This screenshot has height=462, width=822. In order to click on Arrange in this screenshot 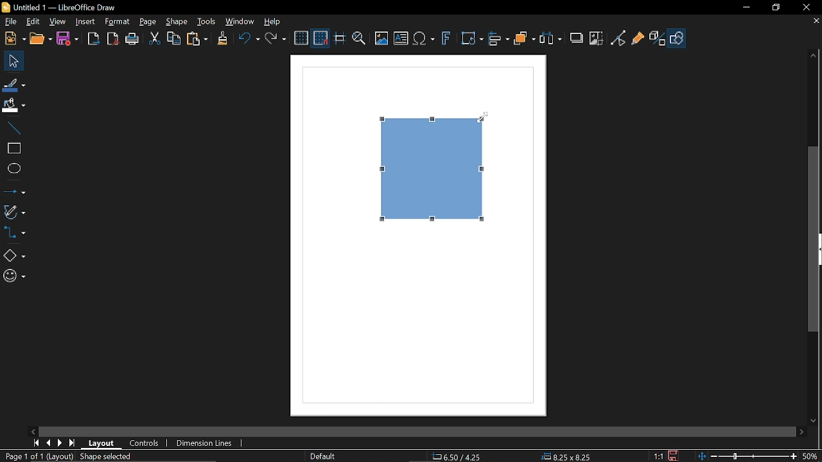, I will do `click(525, 40)`.